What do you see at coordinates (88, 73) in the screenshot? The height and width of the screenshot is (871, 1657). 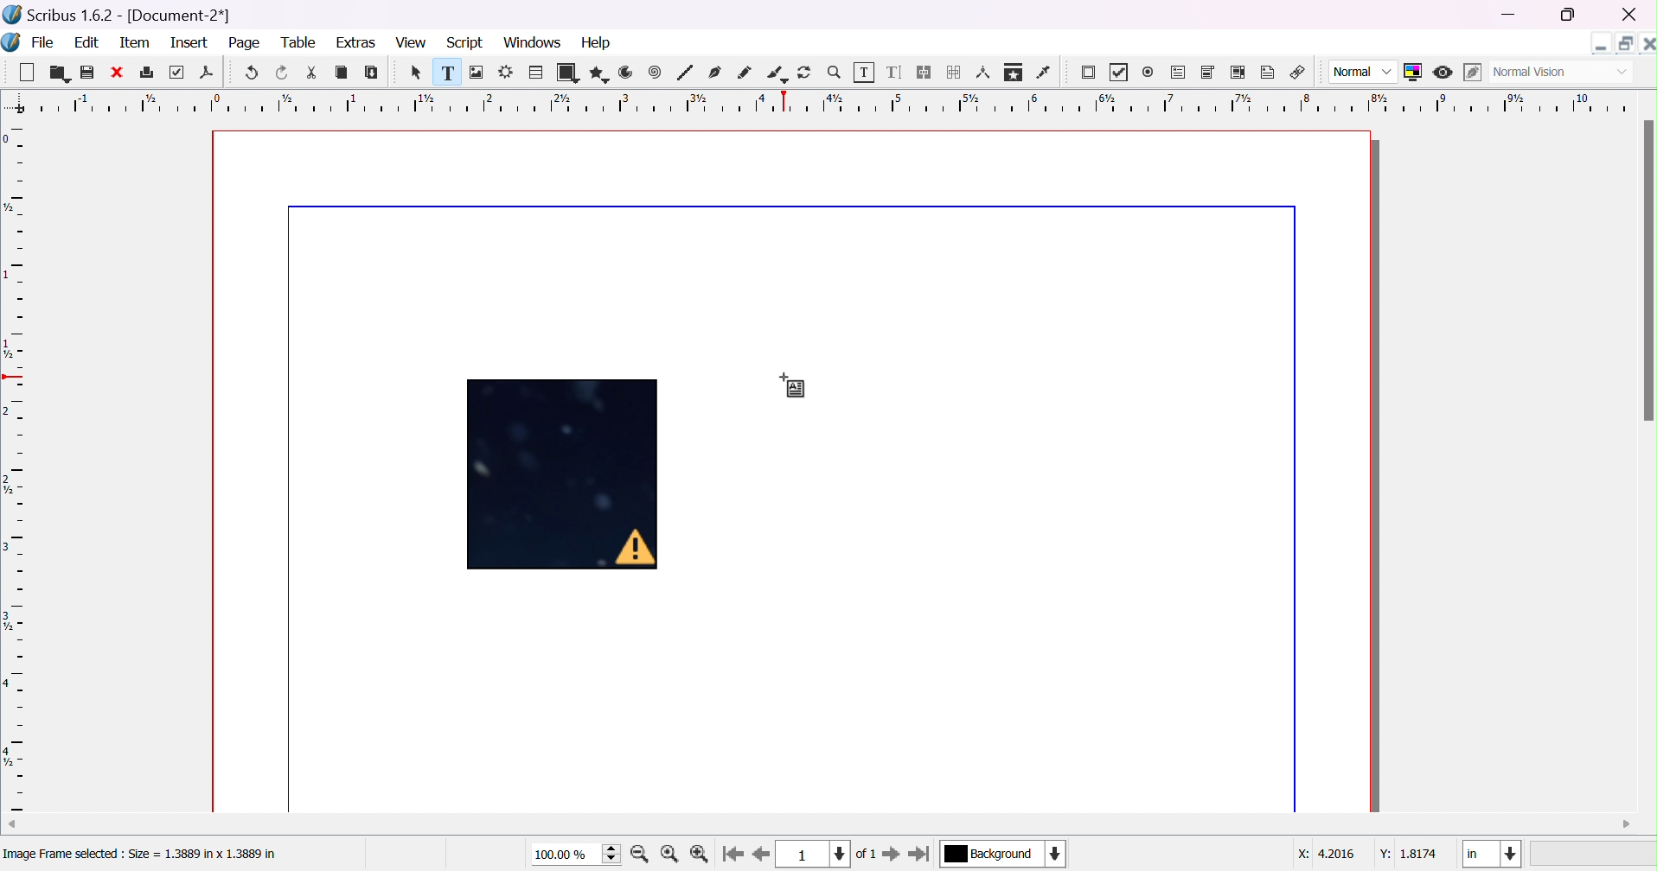 I see `save` at bounding box center [88, 73].